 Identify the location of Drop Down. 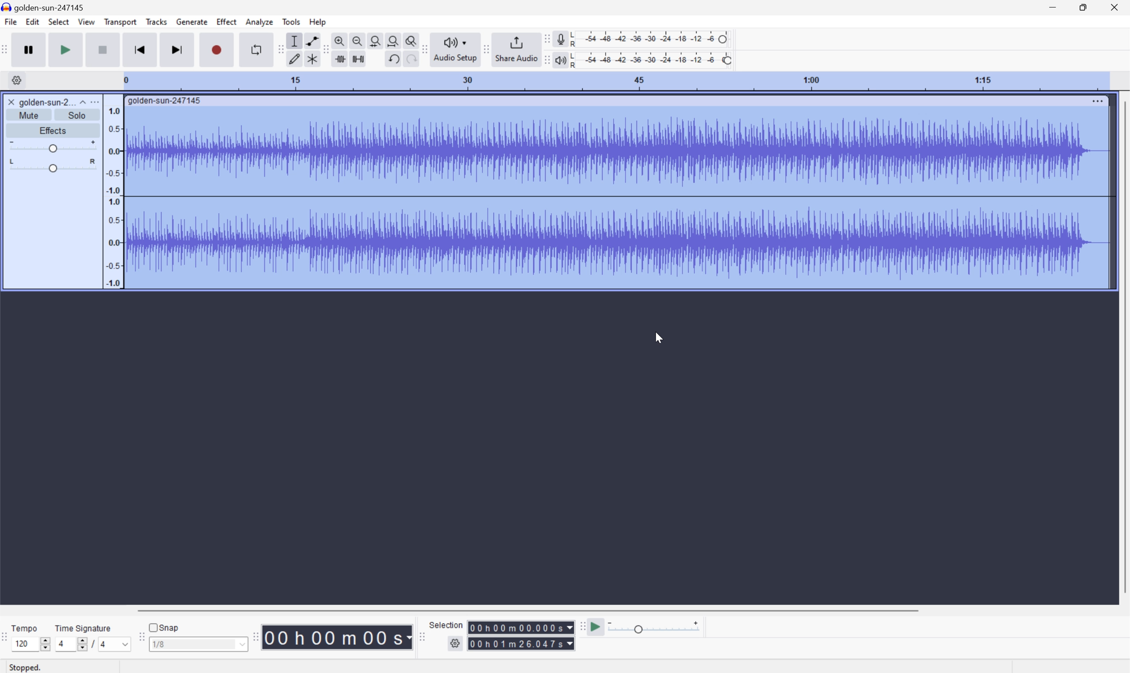
(81, 101).